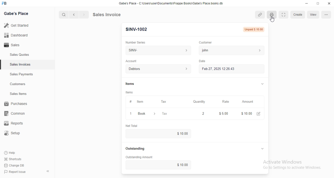  I want to click on previous, so click(74, 15).